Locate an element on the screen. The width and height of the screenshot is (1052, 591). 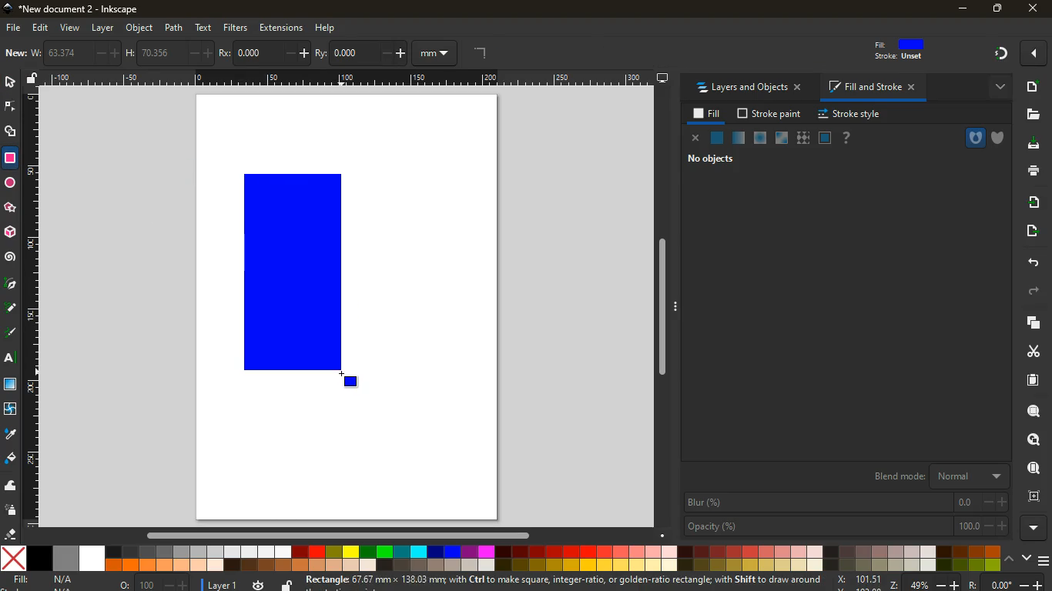
send is located at coordinates (1029, 232).